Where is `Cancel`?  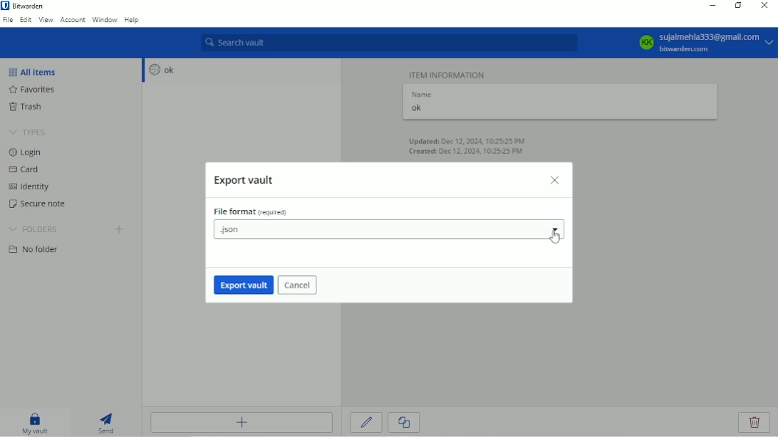 Cancel is located at coordinates (298, 286).